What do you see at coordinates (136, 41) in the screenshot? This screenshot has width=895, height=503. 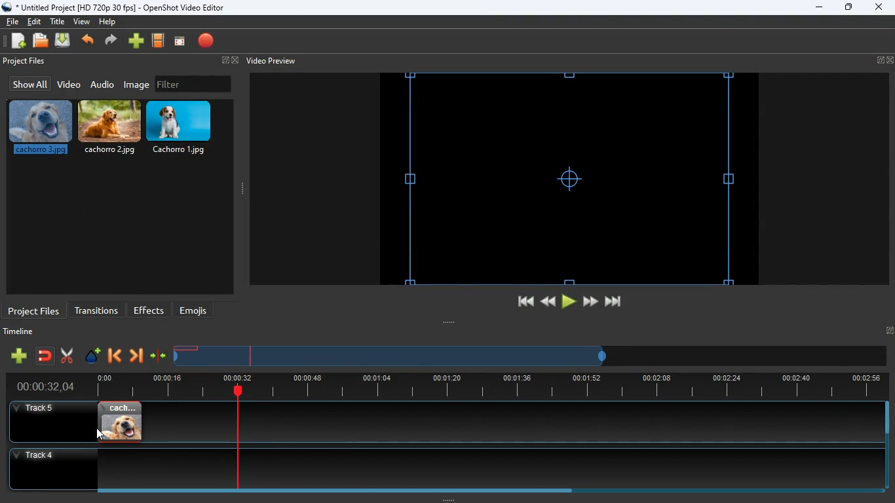 I see `add` at bounding box center [136, 41].